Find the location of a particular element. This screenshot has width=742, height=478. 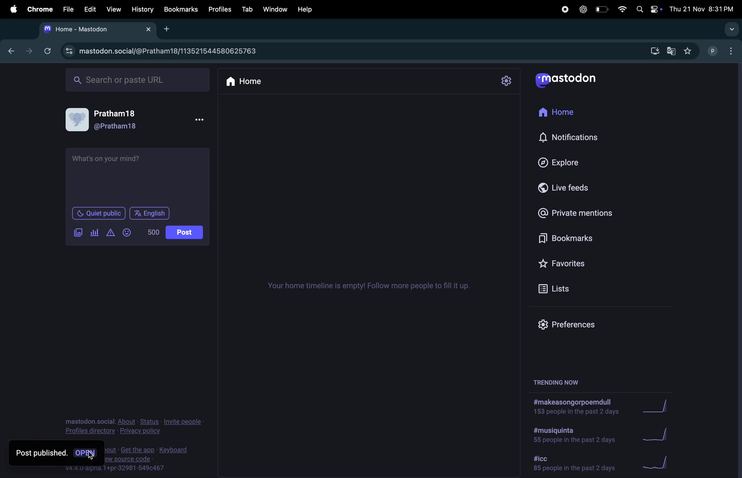

user is located at coordinates (119, 113).